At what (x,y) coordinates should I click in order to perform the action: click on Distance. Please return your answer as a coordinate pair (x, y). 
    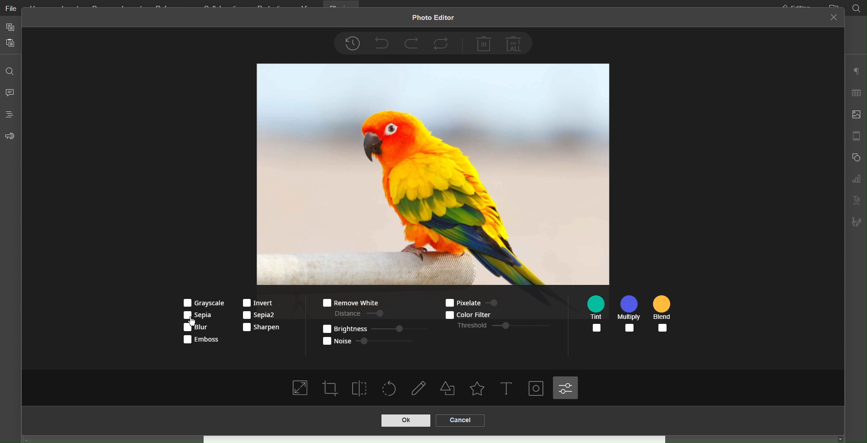
    Looking at the image, I should click on (357, 313).